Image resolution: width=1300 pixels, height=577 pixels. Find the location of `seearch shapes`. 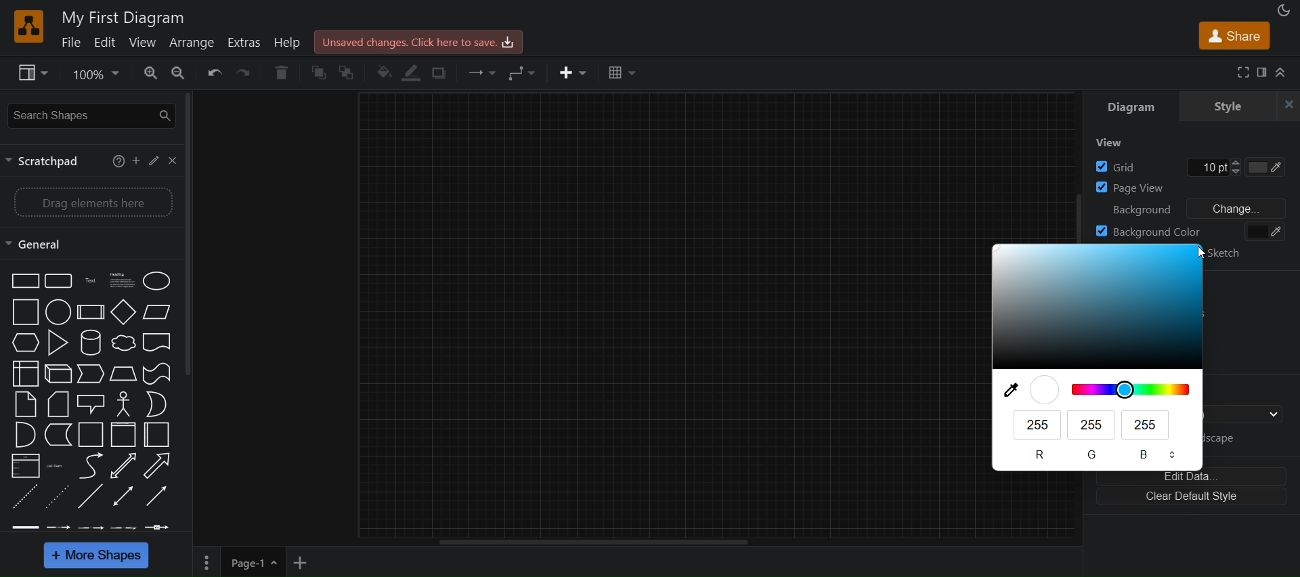

seearch shapes is located at coordinates (89, 114).